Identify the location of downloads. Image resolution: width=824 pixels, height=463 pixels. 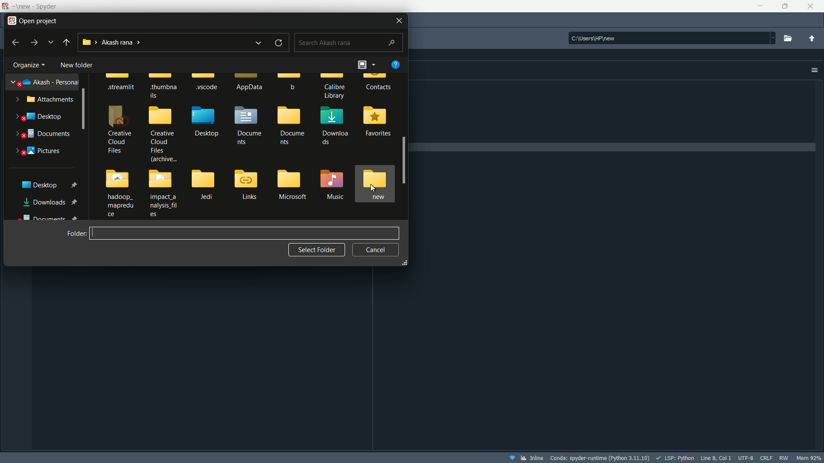
(52, 201).